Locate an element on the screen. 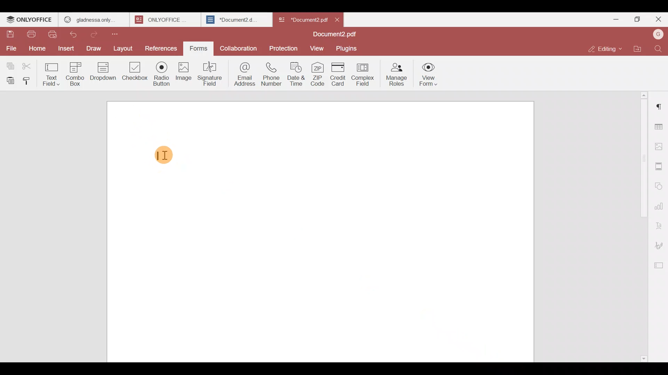 Image resolution: width=668 pixels, height=375 pixels. Complex field is located at coordinates (365, 73).